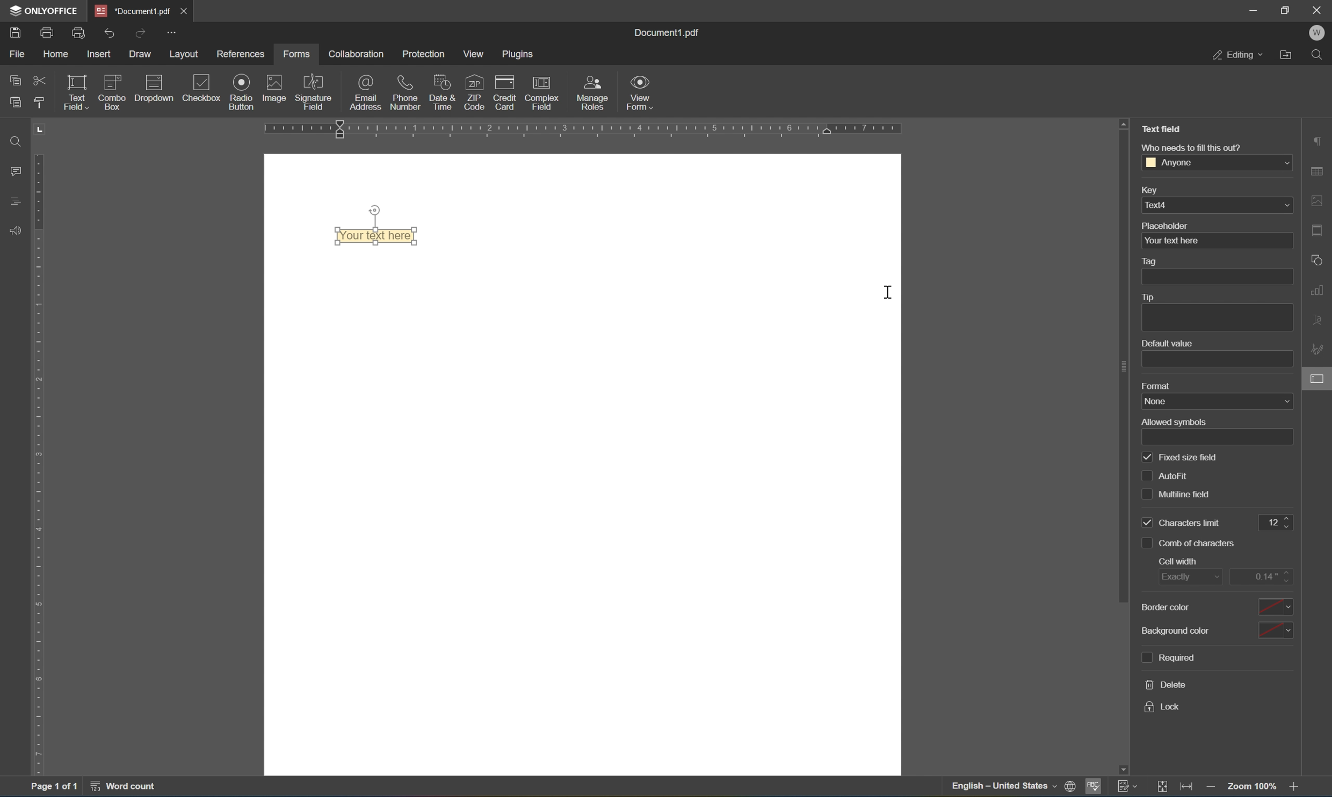  Describe the element at coordinates (1191, 523) in the screenshot. I see `characters limit` at that location.